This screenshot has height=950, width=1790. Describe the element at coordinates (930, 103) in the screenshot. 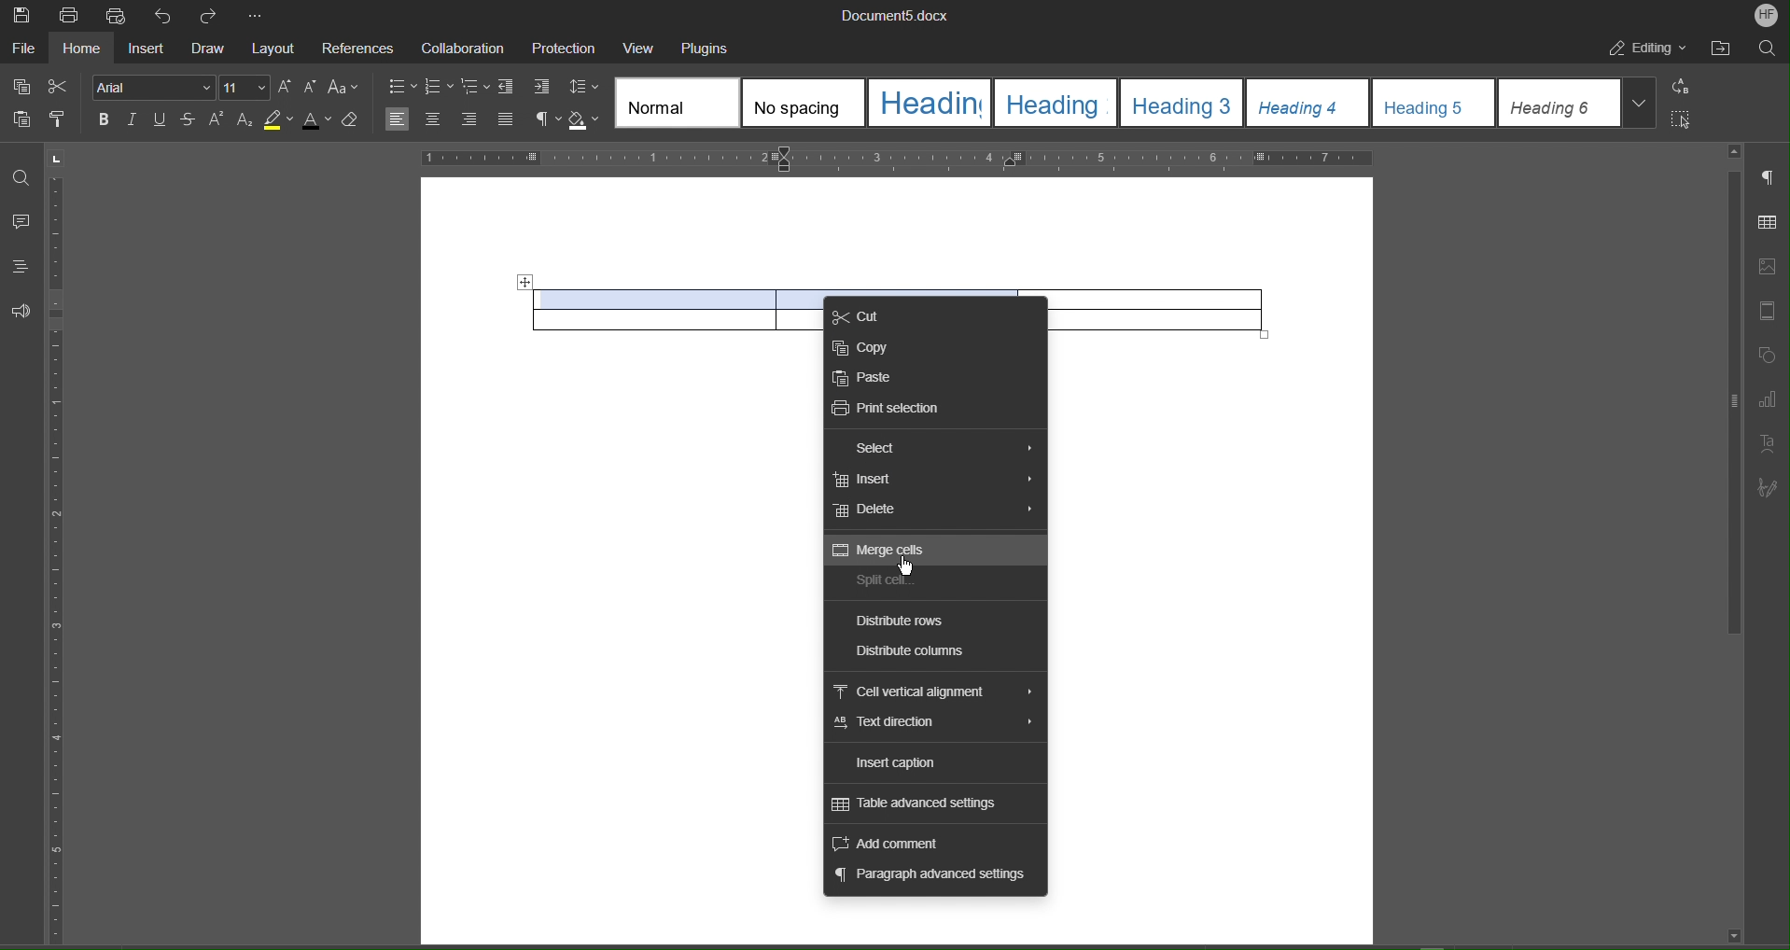

I see `heading 1` at that location.